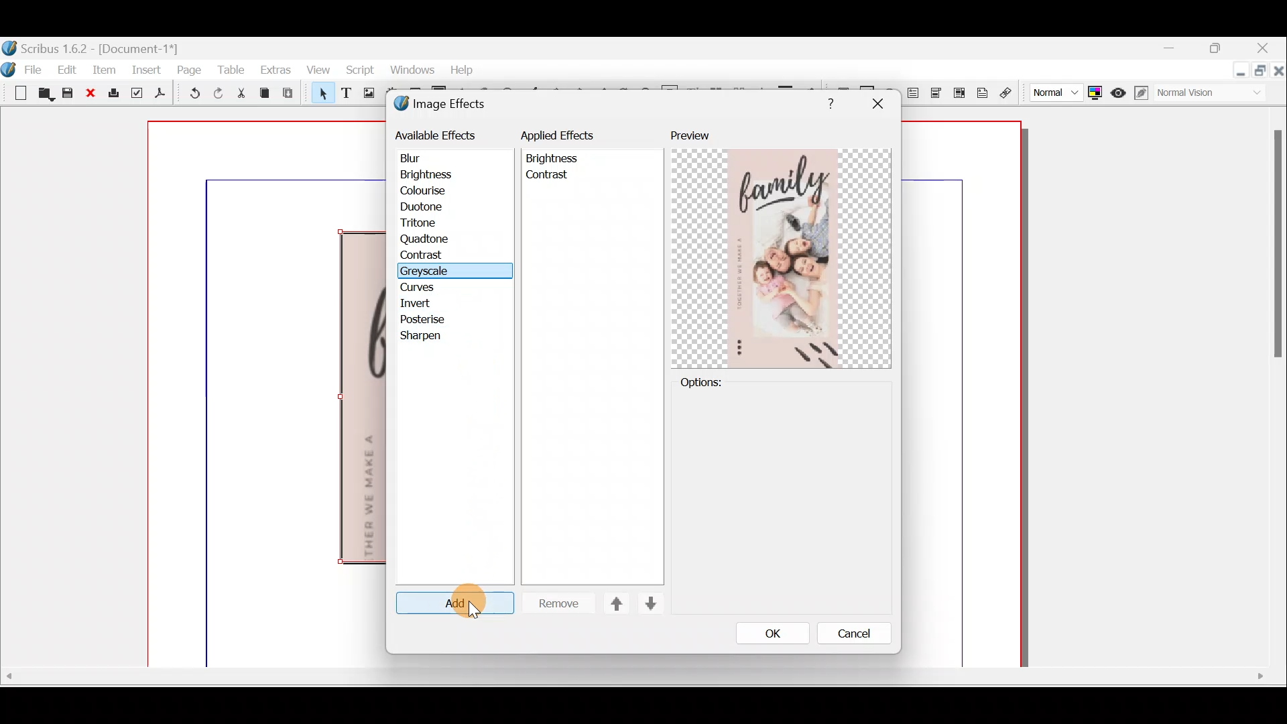 The height and width of the screenshot is (724, 1287). Describe the element at coordinates (439, 223) in the screenshot. I see `tritone` at that location.